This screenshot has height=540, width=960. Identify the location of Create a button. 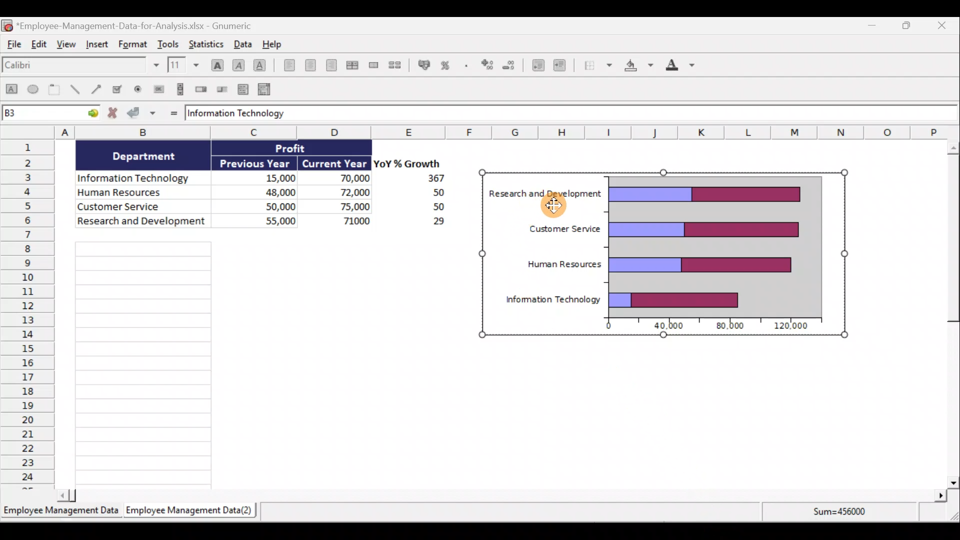
(157, 89).